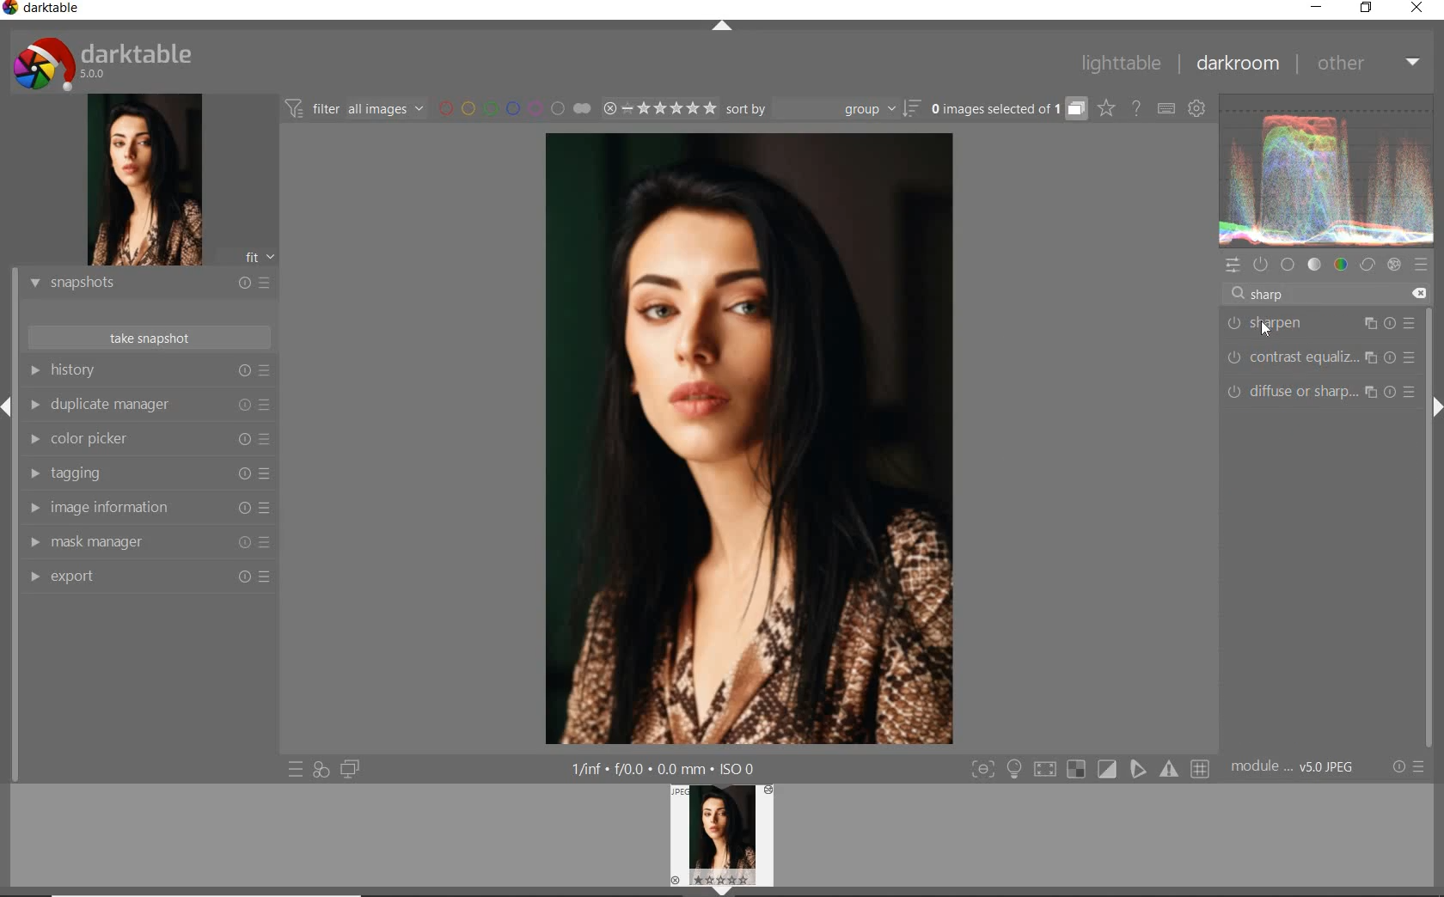 The height and width of the screenshot is (897, 1444). I want to click on image information, so click(148, 508).